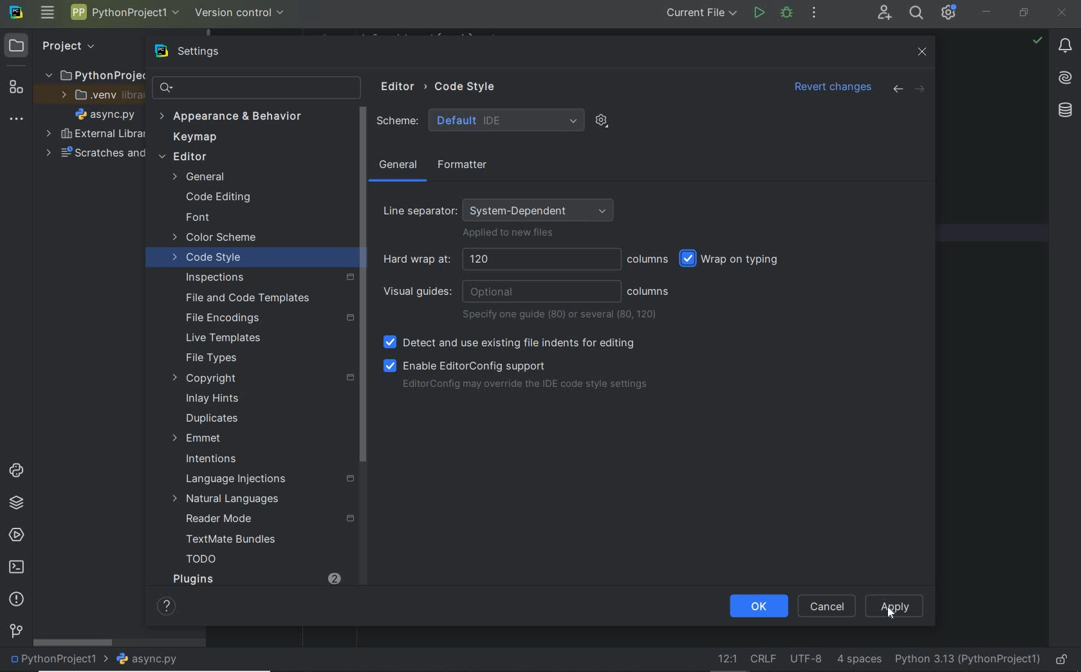  What do you see at coordinates (15, 536) in the screenshot?
I see `services` at bounding box center [15, 536].